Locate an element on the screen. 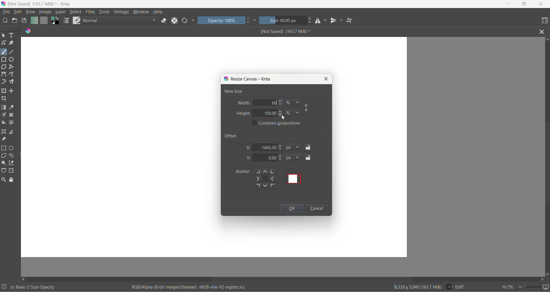 The width and height of the screenshot is (550, 292). close file is located at coordinates (543, 31).